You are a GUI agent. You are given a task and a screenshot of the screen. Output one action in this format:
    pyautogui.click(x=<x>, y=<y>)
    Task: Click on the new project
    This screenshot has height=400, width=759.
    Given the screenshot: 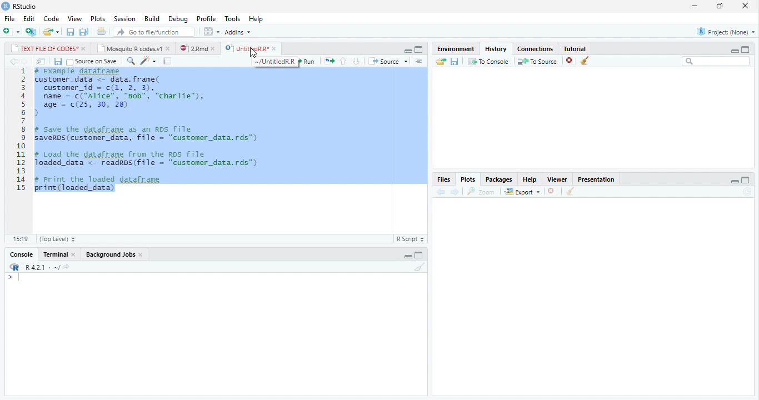 What is the action you would take?
    pyautogui.click(x=32, y=32)
    